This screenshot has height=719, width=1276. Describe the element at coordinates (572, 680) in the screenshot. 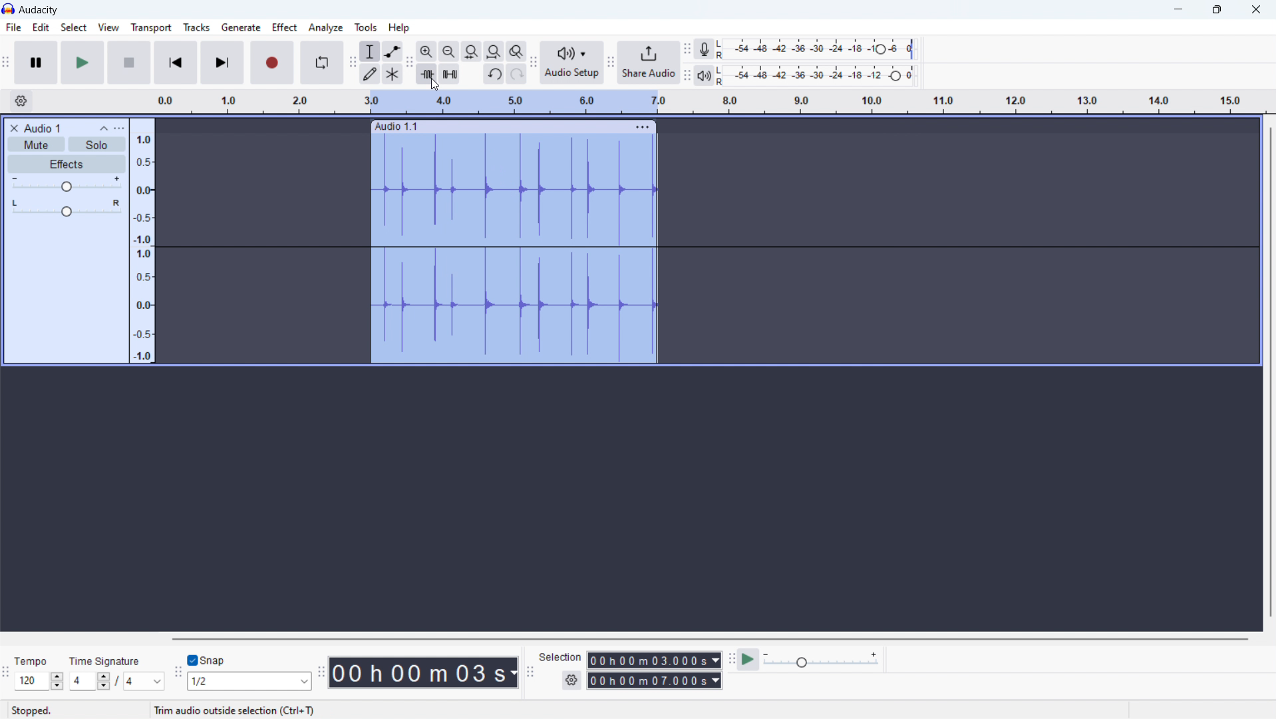

I see `settings` at that location.